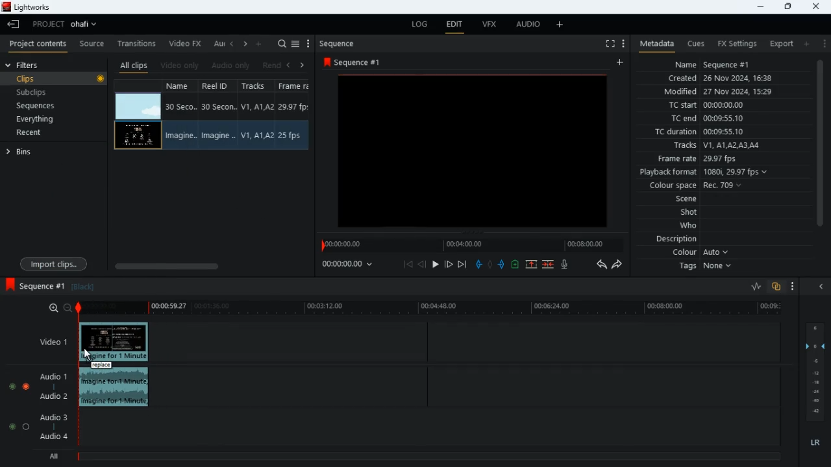  What do you see at coordinates (422, 265) in the screenshot?
I see `back` at bounding box center [422, 265].